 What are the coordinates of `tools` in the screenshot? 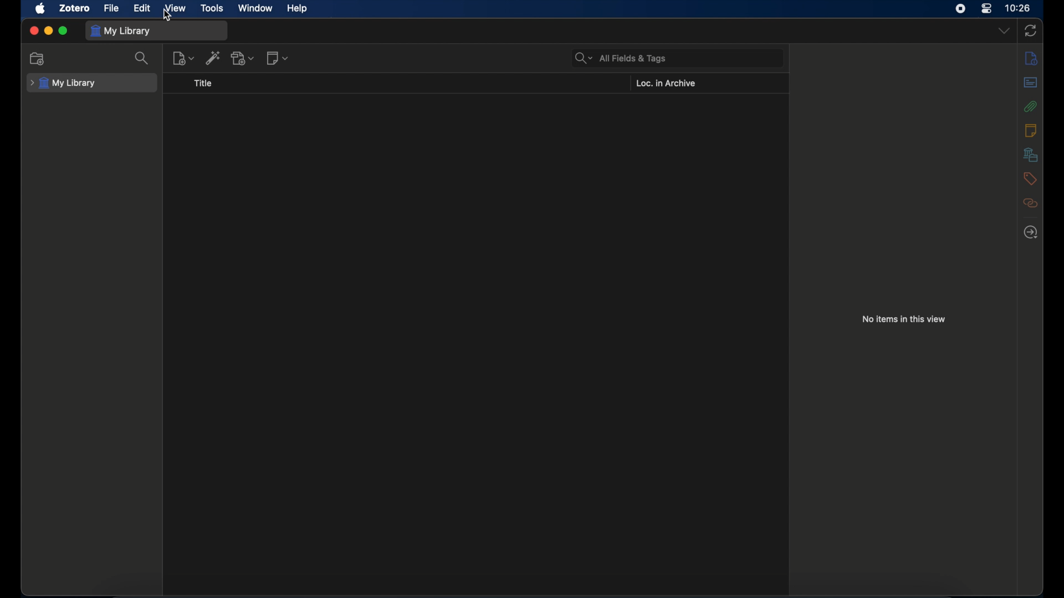 It's located at (211, 8).